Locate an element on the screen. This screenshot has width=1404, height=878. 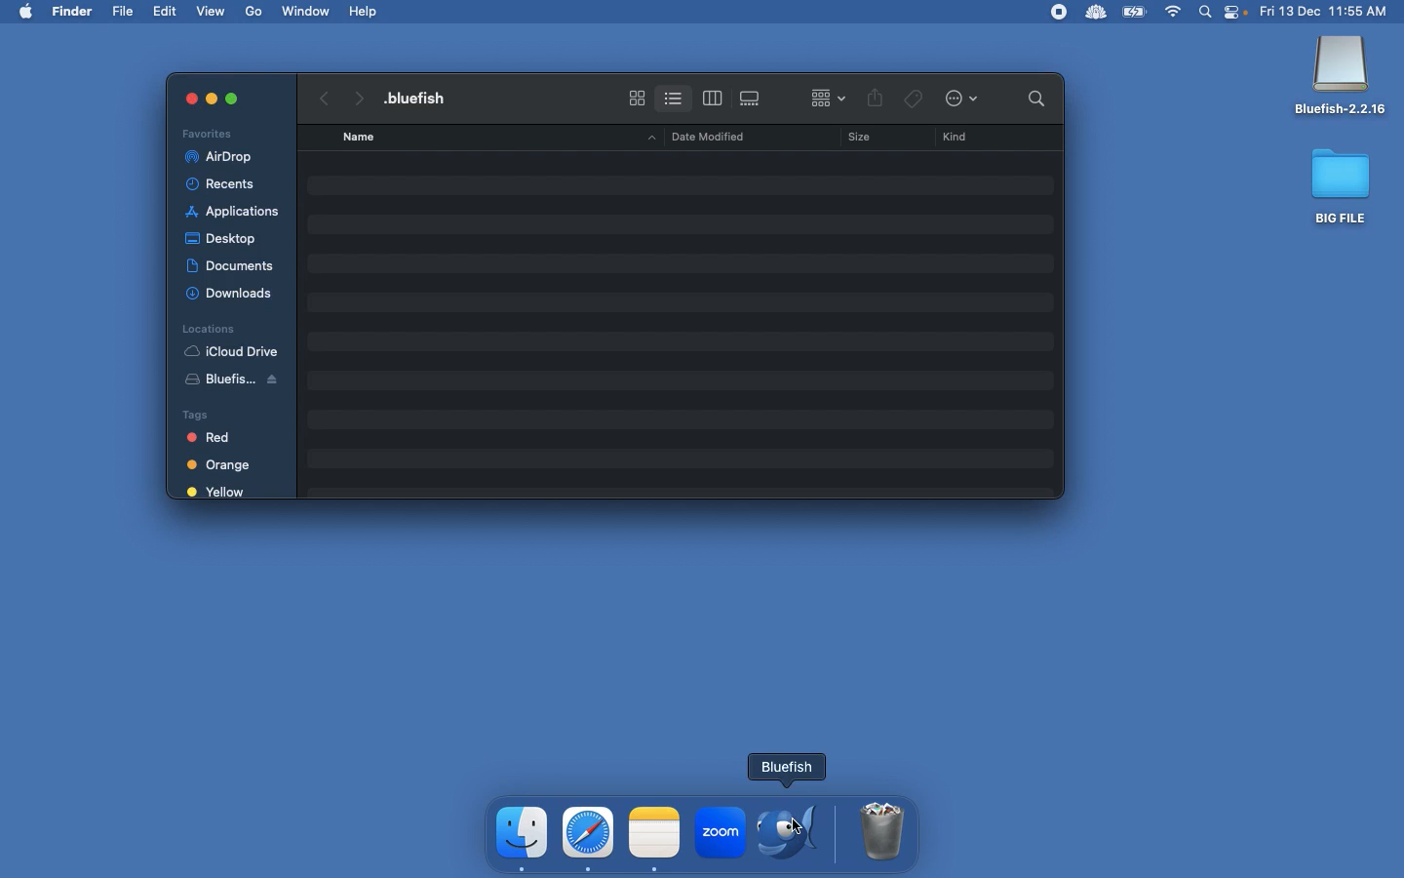
go back is located at coordinates (321, 96).